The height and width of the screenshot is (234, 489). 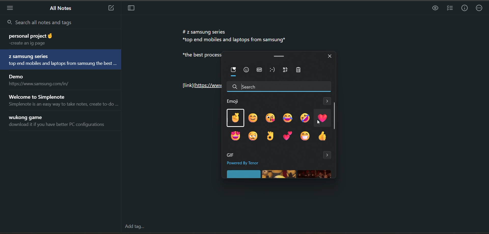 I want to click on cursor, so click(x=224, y=39).